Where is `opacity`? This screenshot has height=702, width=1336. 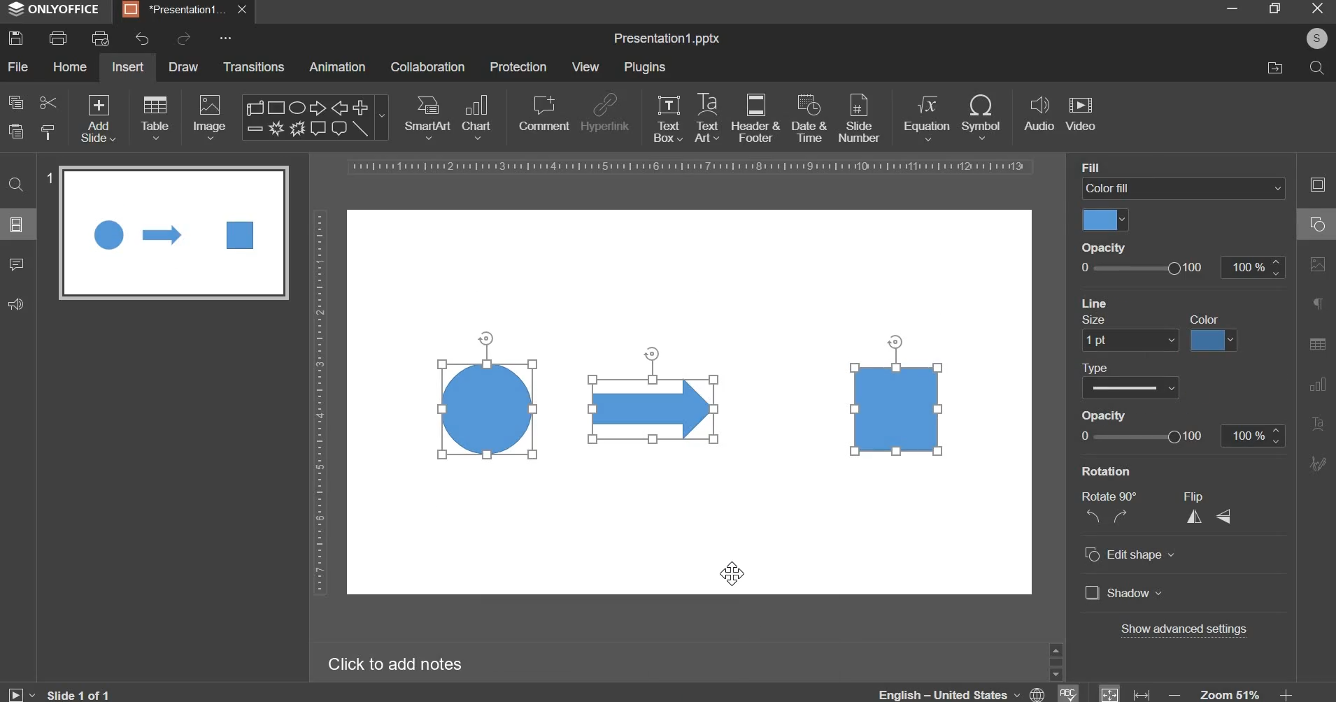
opacity is located at coordinates (1107, 415).